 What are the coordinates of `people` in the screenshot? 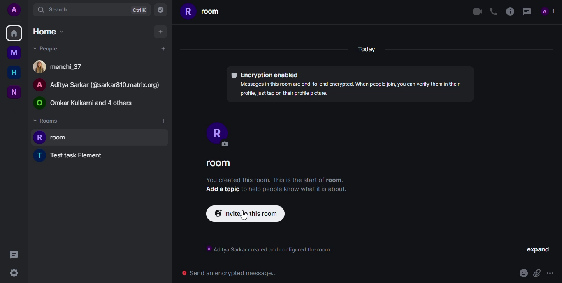 It's located at (548, 11).